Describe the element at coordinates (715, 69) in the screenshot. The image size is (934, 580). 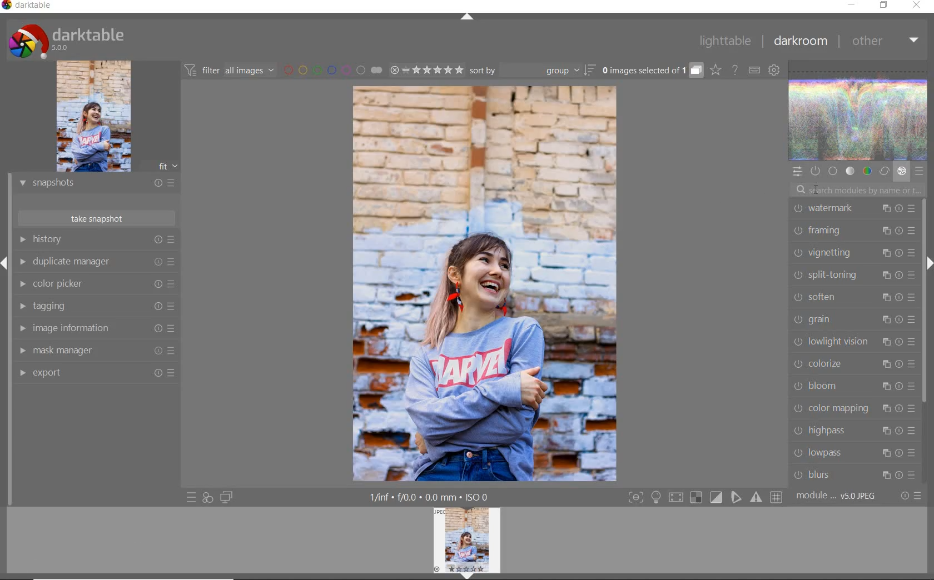
I see `click to change overlays on thumbnails` at that location.